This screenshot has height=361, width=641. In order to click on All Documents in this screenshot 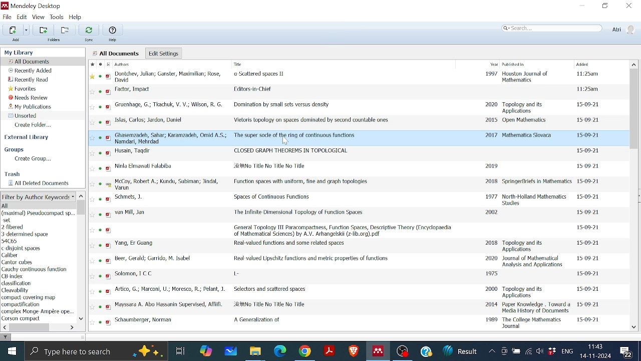, I will do `click(115, 54)`.